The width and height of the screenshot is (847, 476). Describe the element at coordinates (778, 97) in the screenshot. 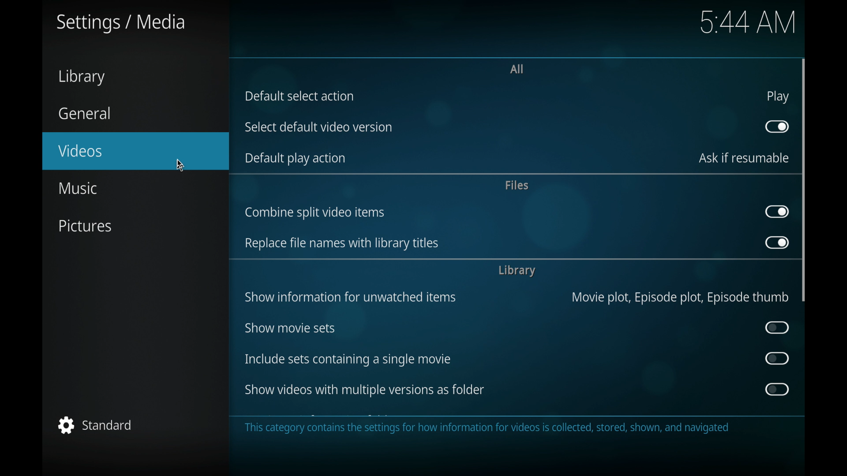

I see `play` at that location.